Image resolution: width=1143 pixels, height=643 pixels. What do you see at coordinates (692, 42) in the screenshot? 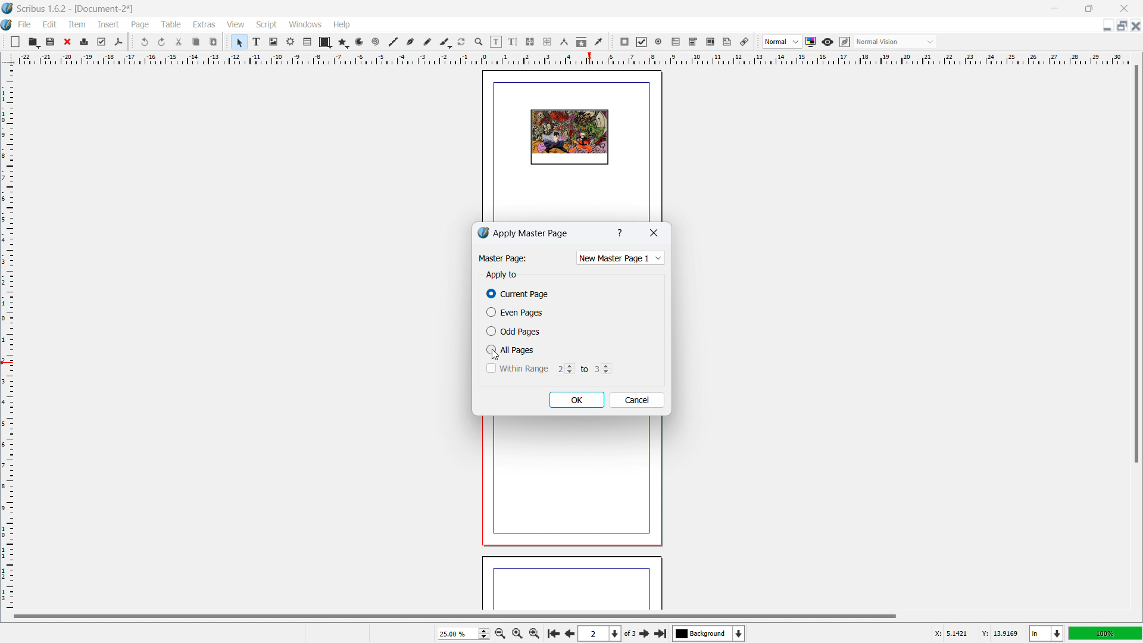
I see `pdf combo box` at bounding box center [692, 42].